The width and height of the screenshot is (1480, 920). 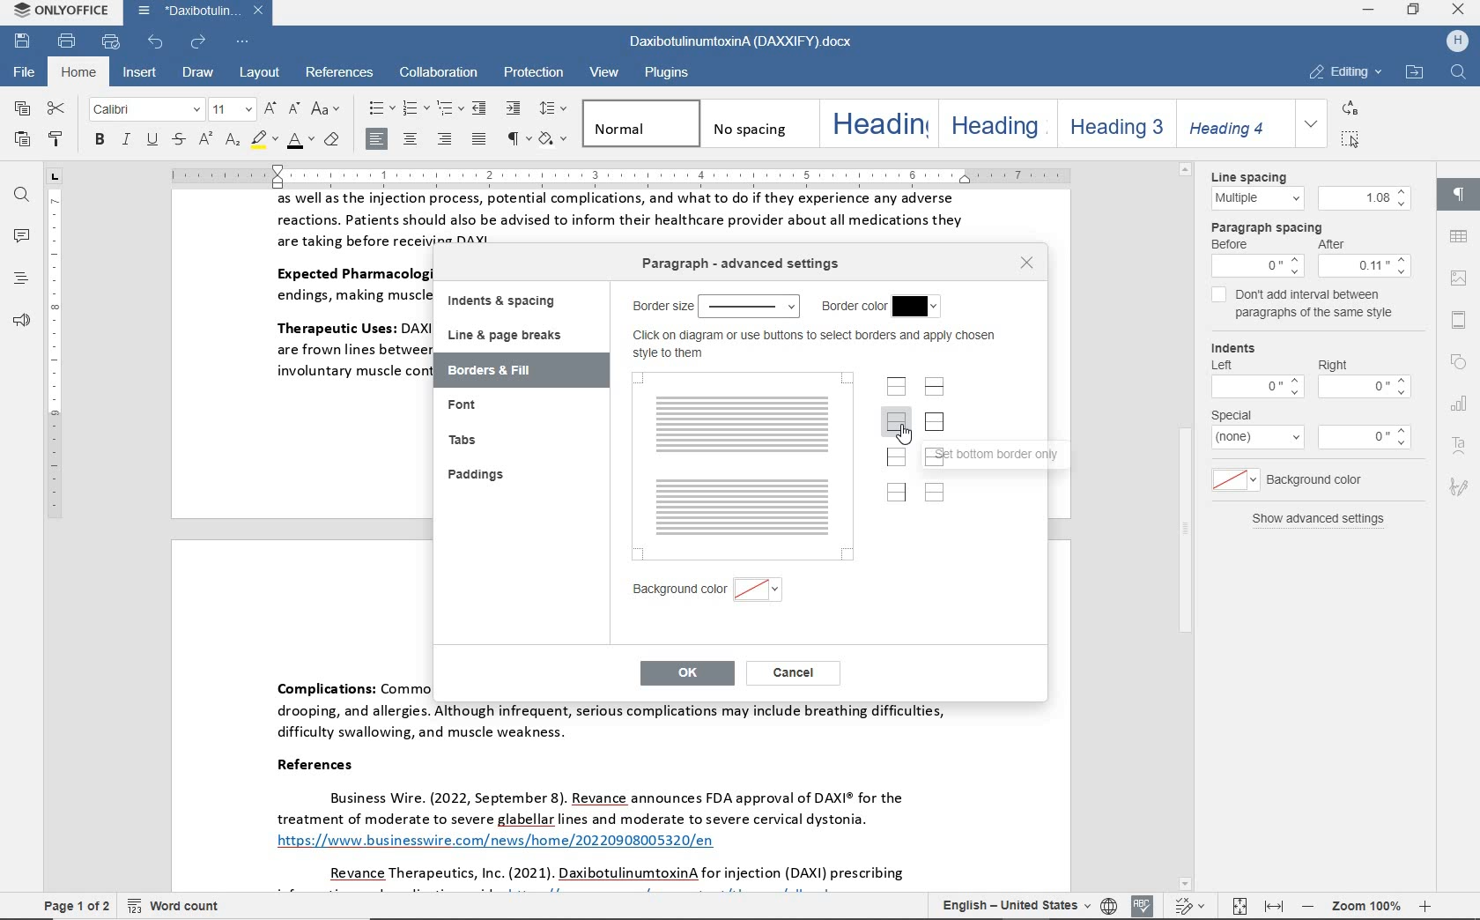 I want to click on set right border only, so click(x=896, y=491).